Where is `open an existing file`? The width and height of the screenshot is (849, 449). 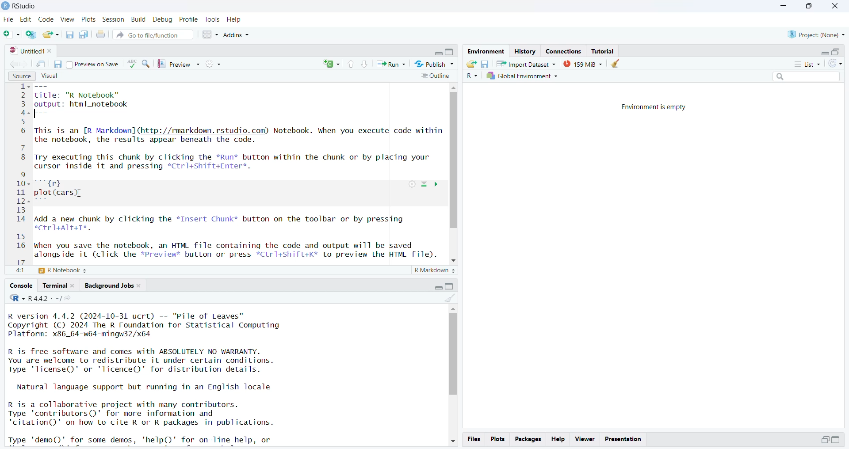 open an existing file is located at coordinates (51, 34).